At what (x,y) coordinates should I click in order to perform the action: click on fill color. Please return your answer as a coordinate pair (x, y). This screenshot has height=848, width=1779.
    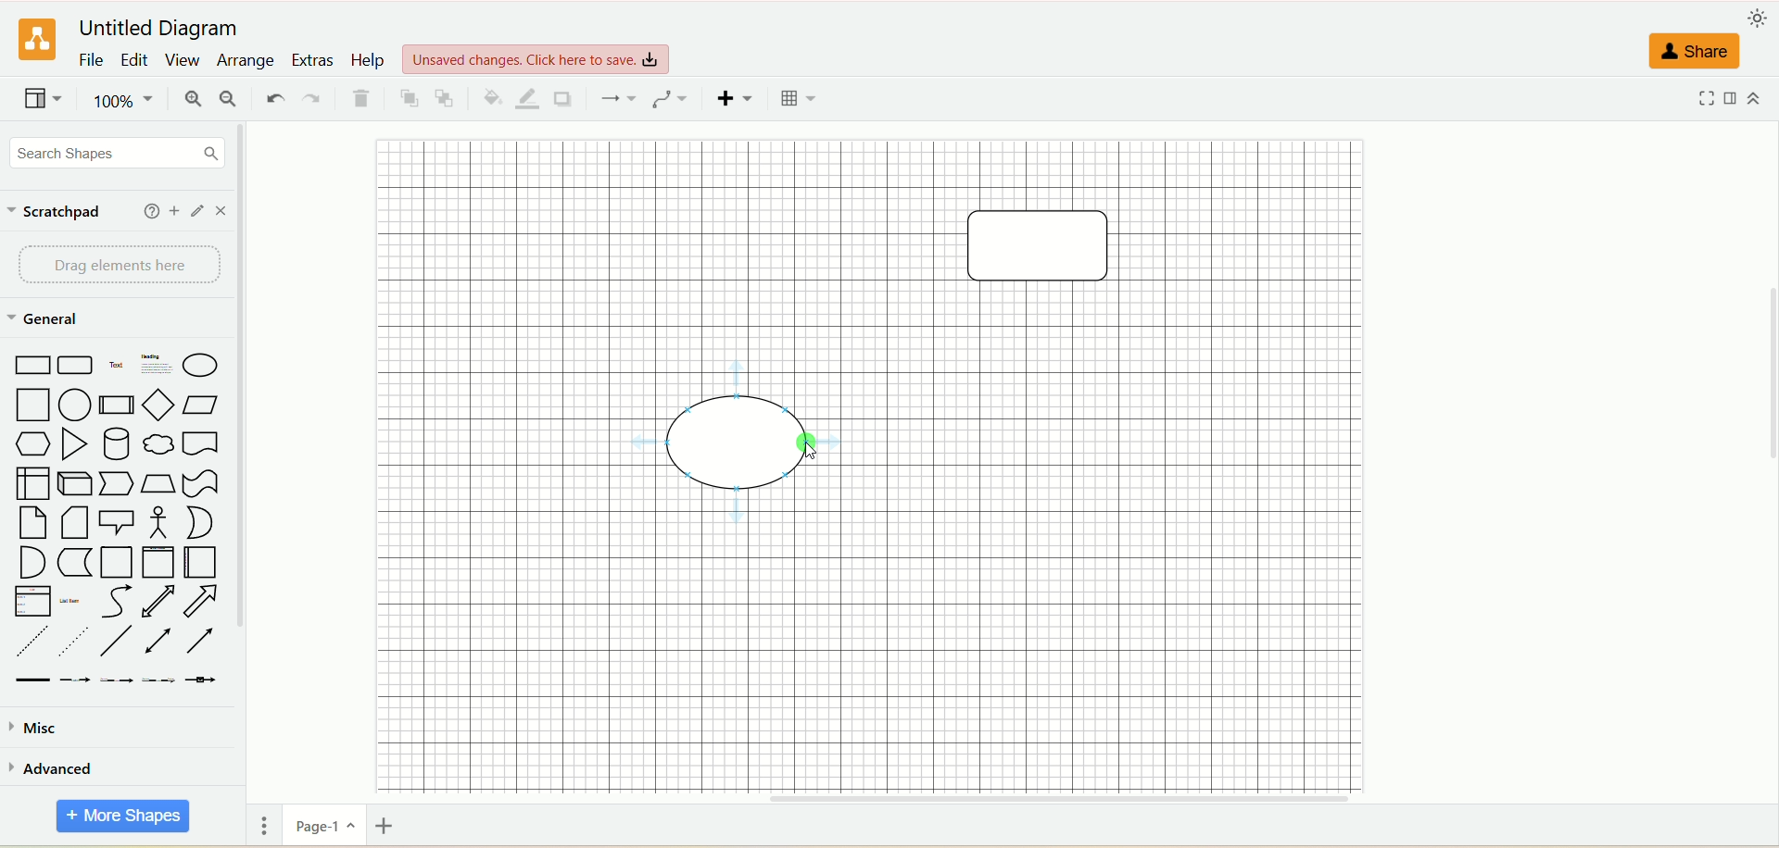
    Looking at the image, I should click on (487, 98).